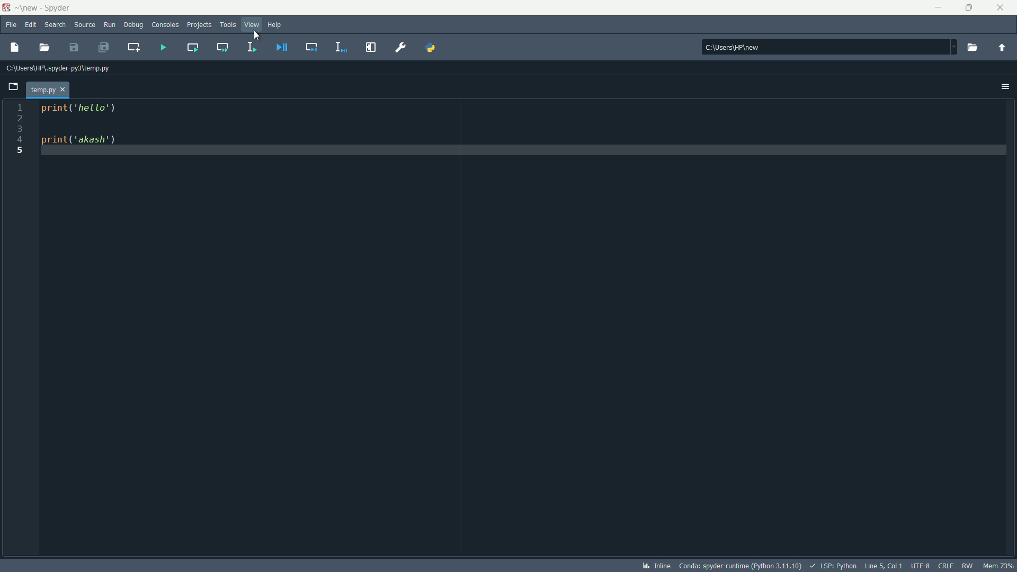  What do you see at coordinates (49, 90) in the screenshot?
I see `current file tab` at bounding box center [49, 90].